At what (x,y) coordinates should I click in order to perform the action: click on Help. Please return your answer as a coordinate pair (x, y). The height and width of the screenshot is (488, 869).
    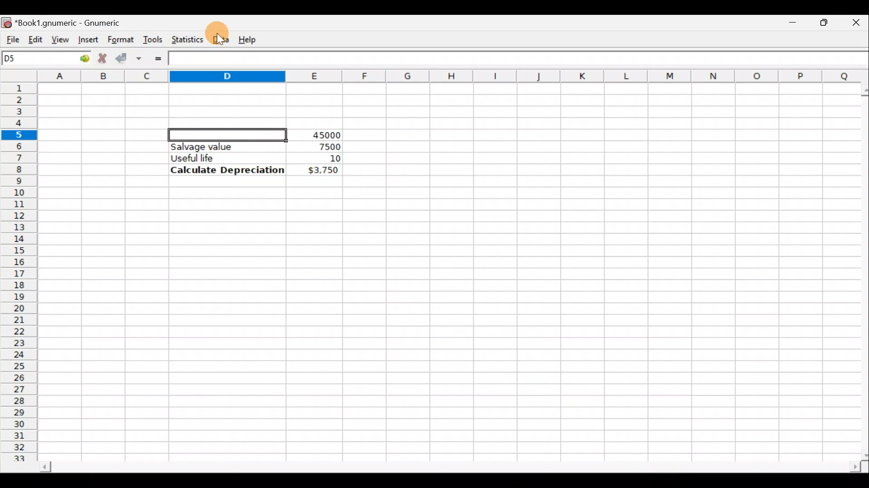
    Looking at the image, I should click on (249, 39).